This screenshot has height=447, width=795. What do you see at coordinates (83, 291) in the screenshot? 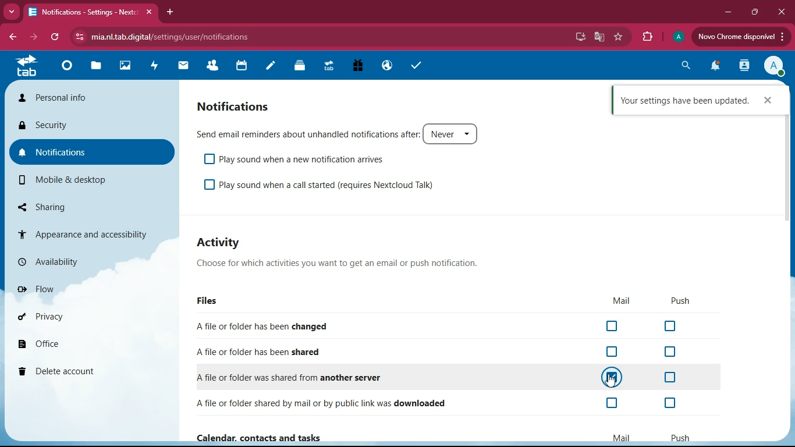
I see `flow` at bounding box center [83, 291].